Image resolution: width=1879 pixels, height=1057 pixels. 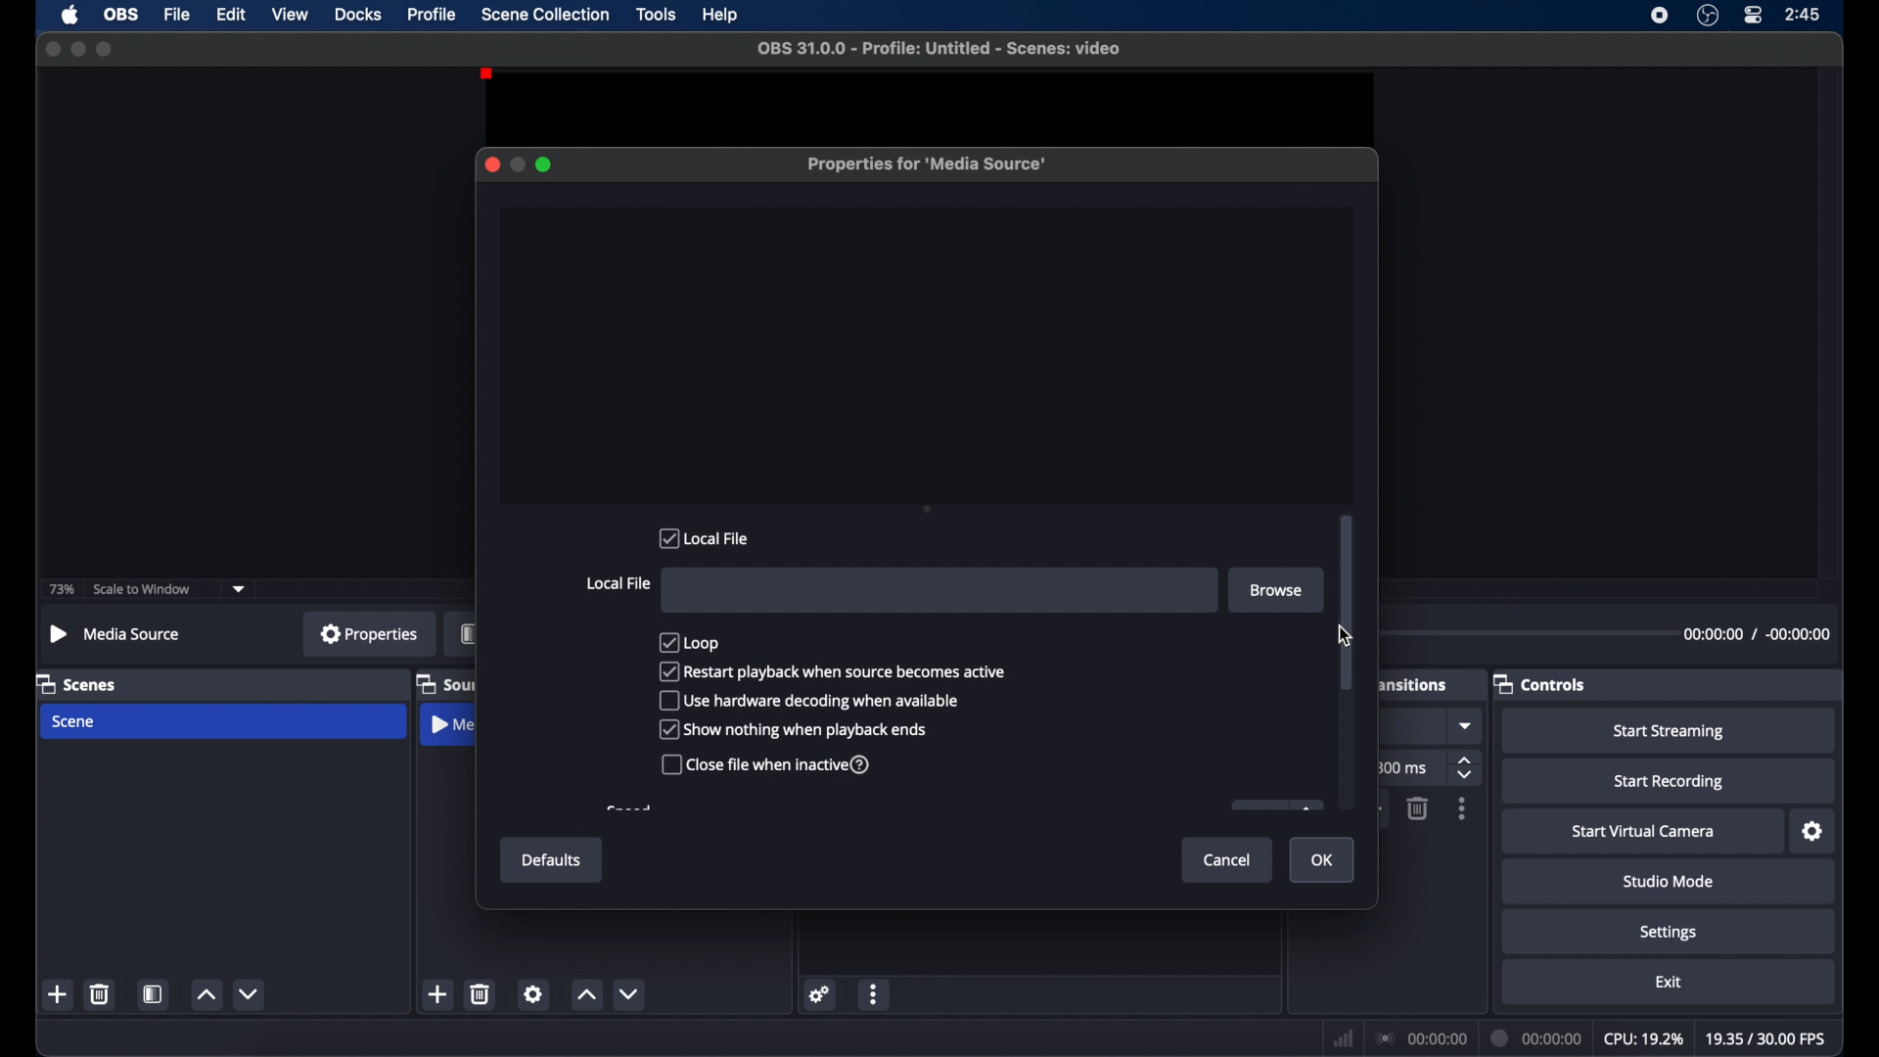 What do you see at coordinates (1644, 832) in the screenshot?
I see `start virtual camera` at bounding box center [1644, 832].